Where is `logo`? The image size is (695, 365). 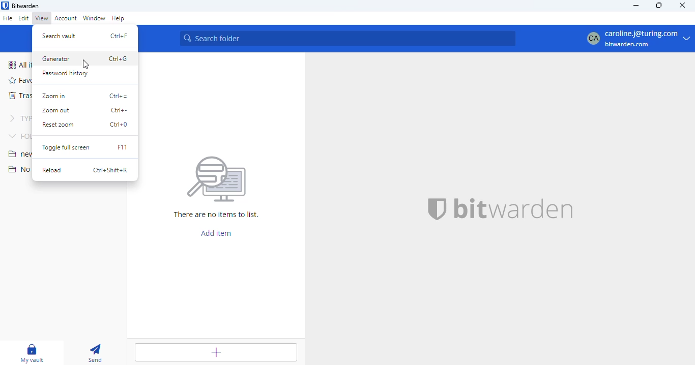 logo is located at coordinates (5, 5).